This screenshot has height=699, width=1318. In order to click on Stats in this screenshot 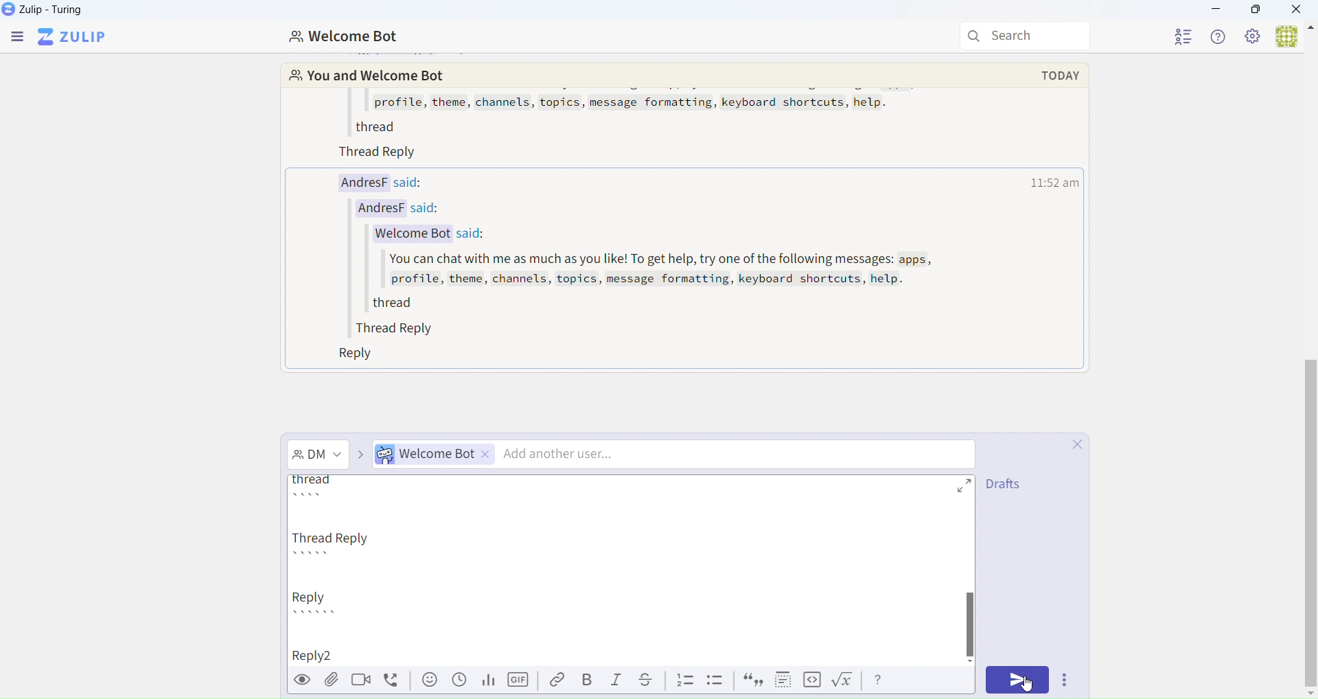, I will do `click(487, 680)`.